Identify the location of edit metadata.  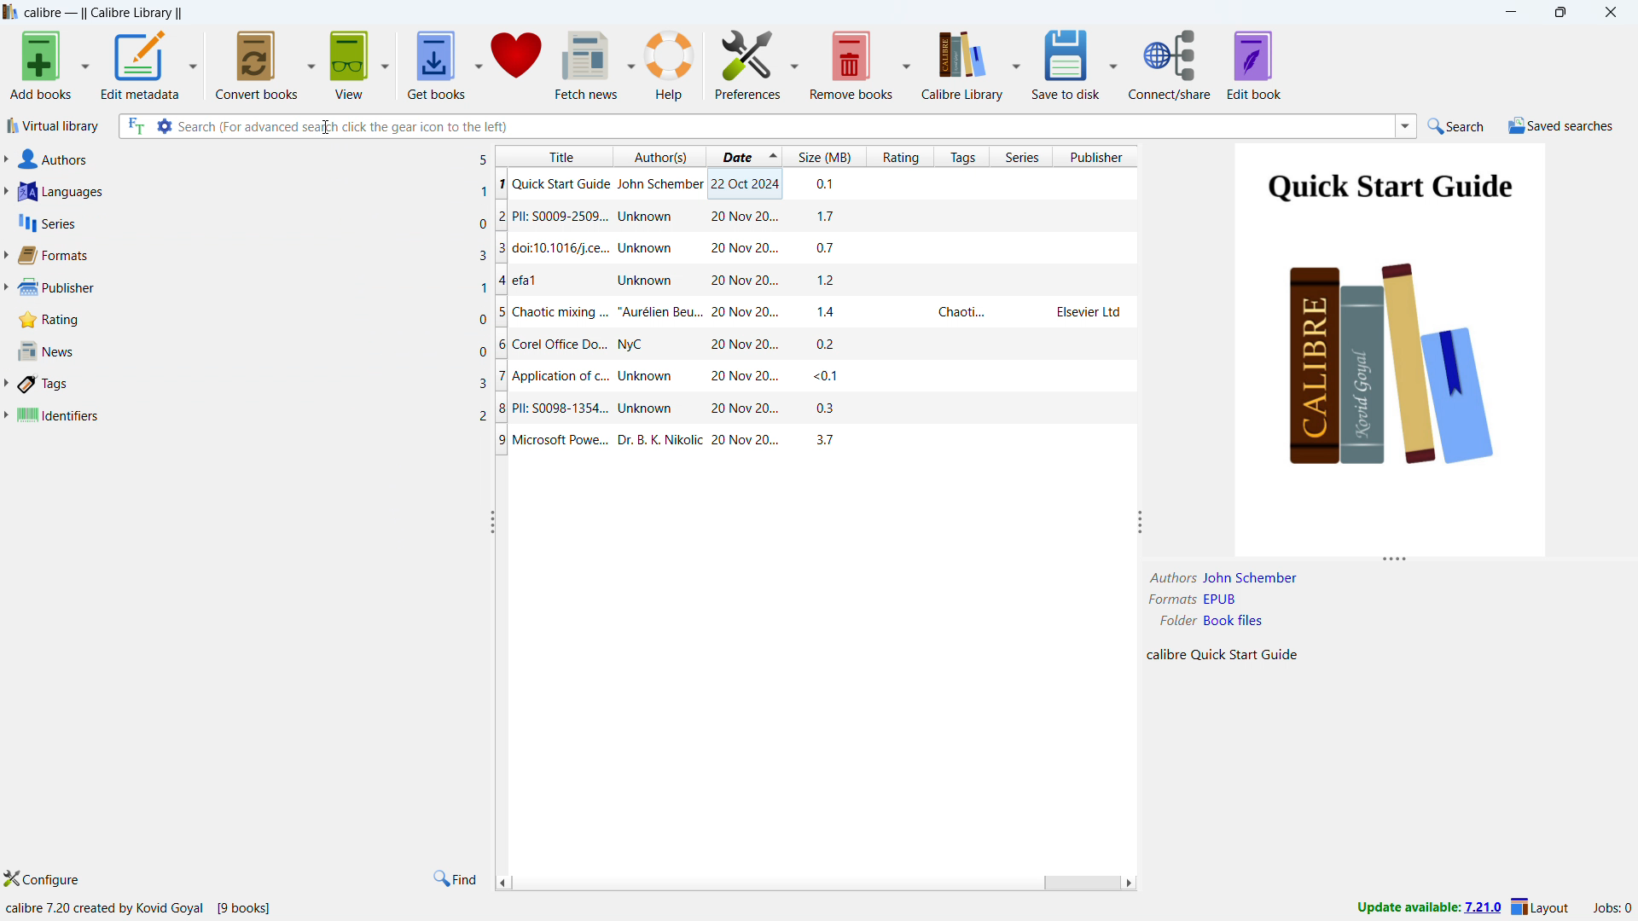
(140, 65).